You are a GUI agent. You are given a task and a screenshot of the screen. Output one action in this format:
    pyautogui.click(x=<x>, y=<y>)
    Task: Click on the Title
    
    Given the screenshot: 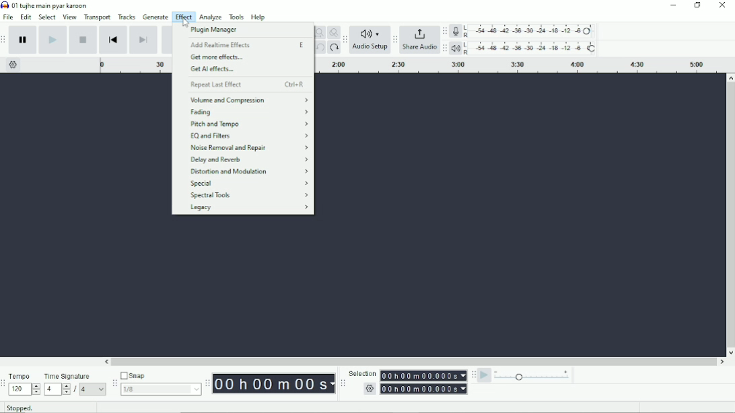 What is the action you would take?
    pyautogui.click(x=48, y=5)
    